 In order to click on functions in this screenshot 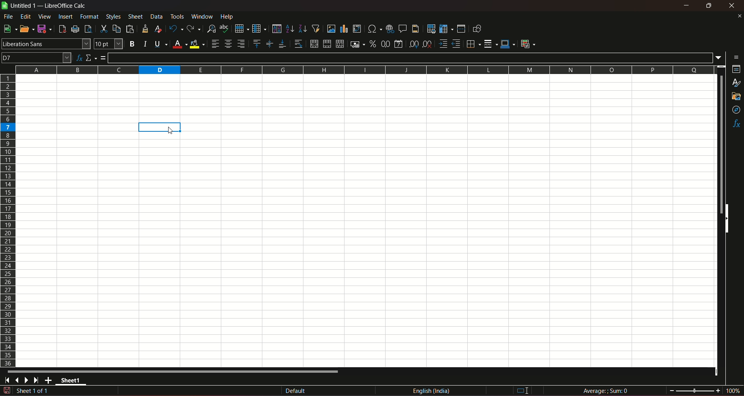, I will do `click(736, 124)`.